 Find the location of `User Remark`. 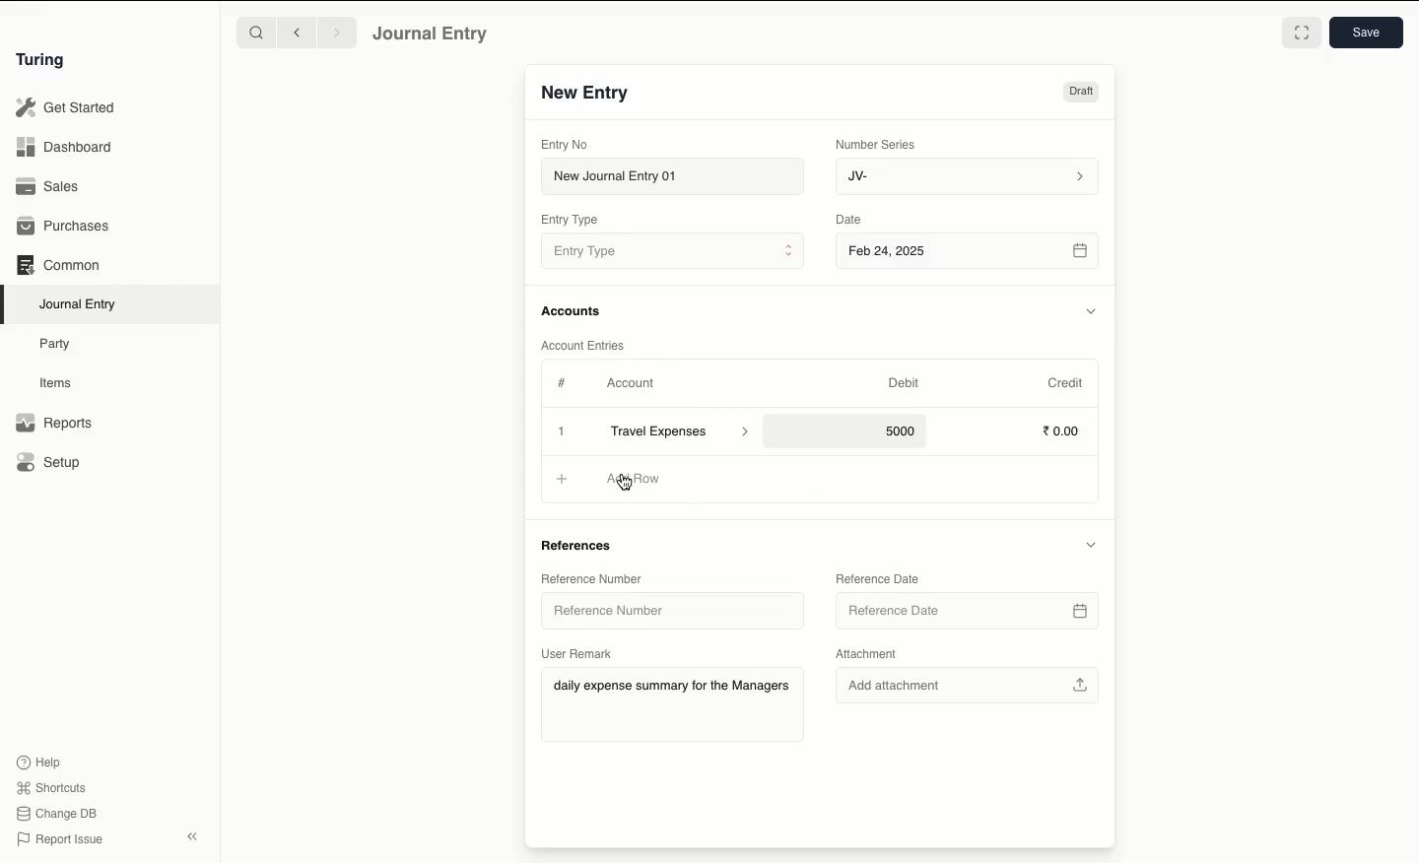

User Remark is located at coordinates (579, 653).